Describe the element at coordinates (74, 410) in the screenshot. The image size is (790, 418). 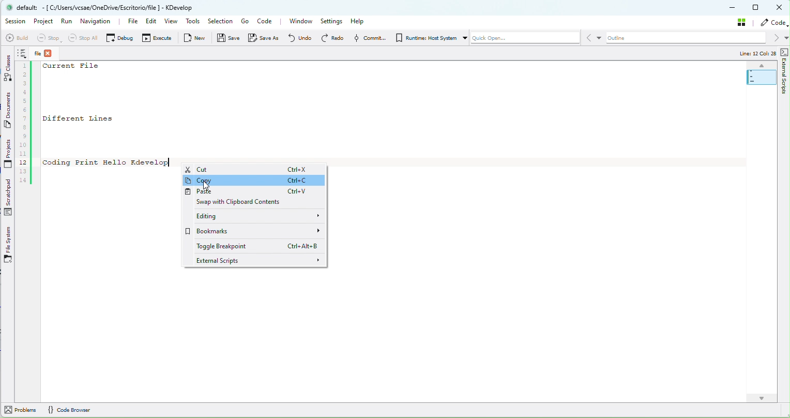
I see `Code Browser (Information)` at that location.